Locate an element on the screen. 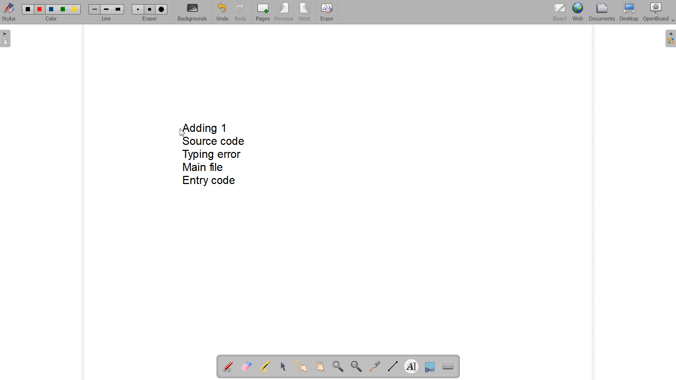 The image size is (676, 380). Adding 1
Source code
Typing error
Main file
Entry code is located at coordinates (216, 156).